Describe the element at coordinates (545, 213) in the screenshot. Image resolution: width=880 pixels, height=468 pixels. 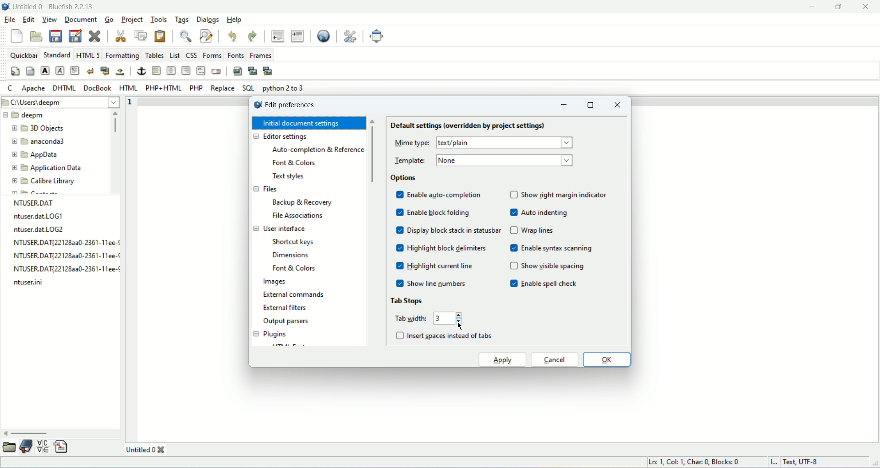
I see `auto indenting` at that location.